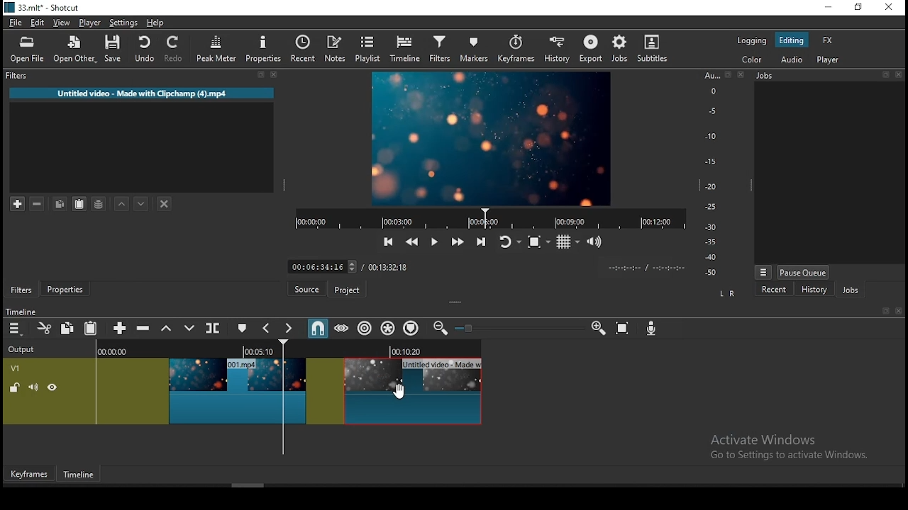  Describe the element at coordinates (145, 328) in the screenshot. I see `ripple delete` at that location.